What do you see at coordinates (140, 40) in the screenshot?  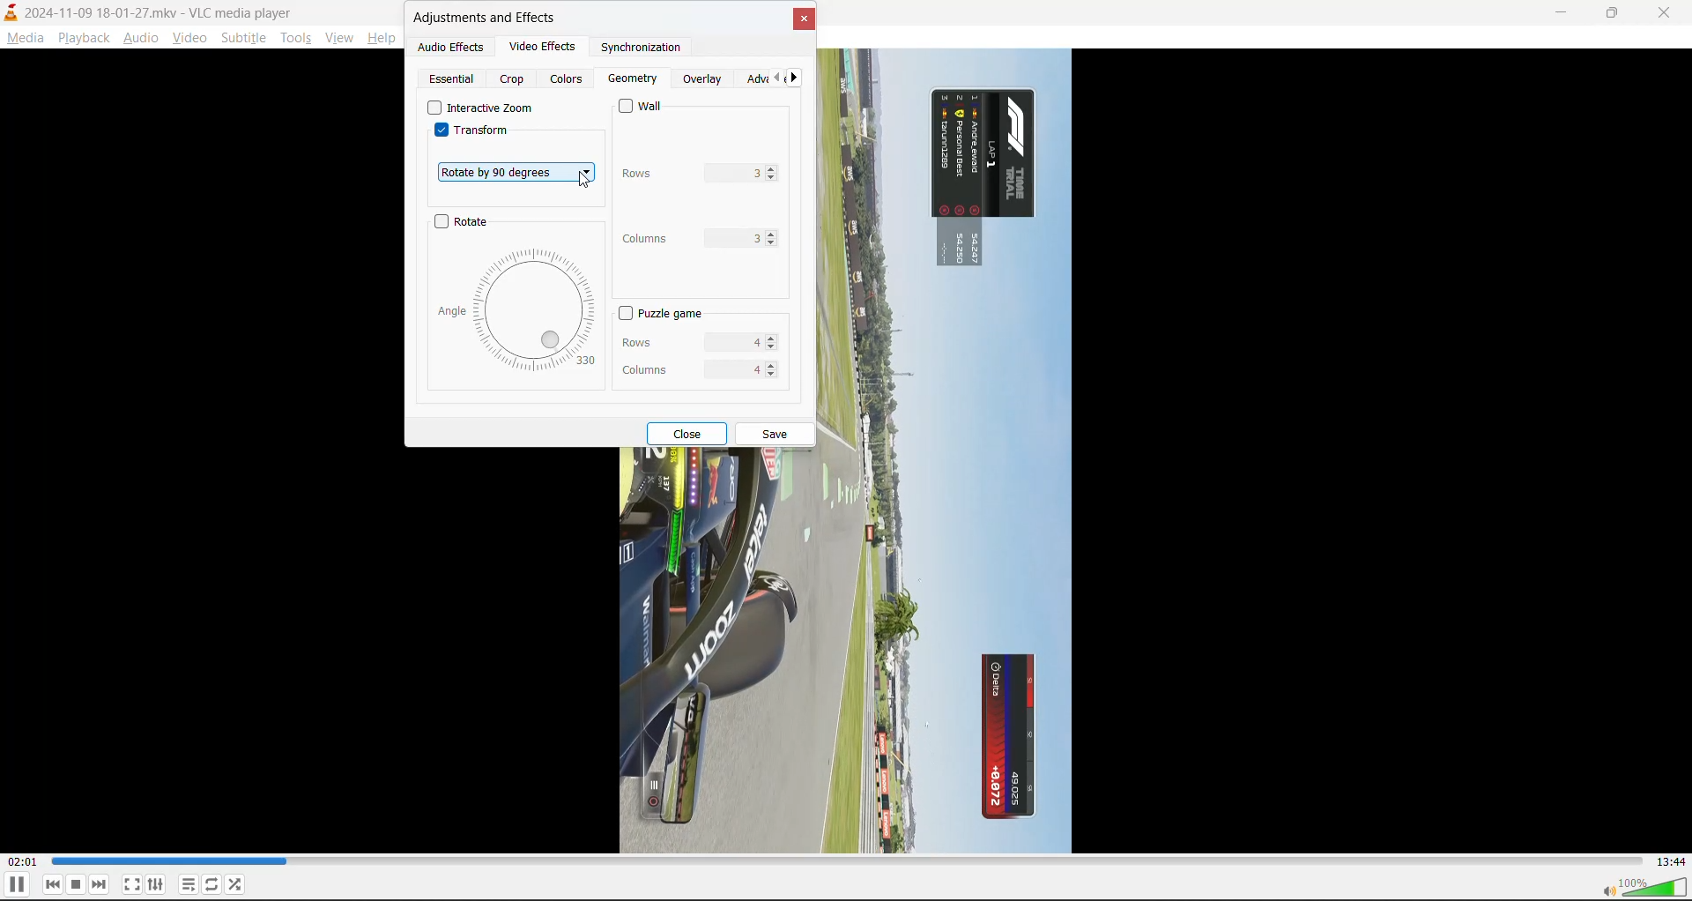 I see `audio` at bounding box center [140, 40].